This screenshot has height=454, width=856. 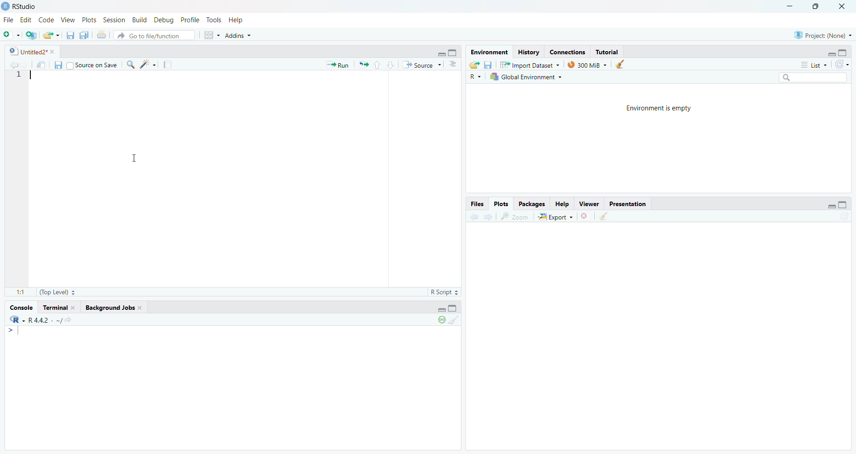 I want to click on print the current file, so click(x=100, y=34).